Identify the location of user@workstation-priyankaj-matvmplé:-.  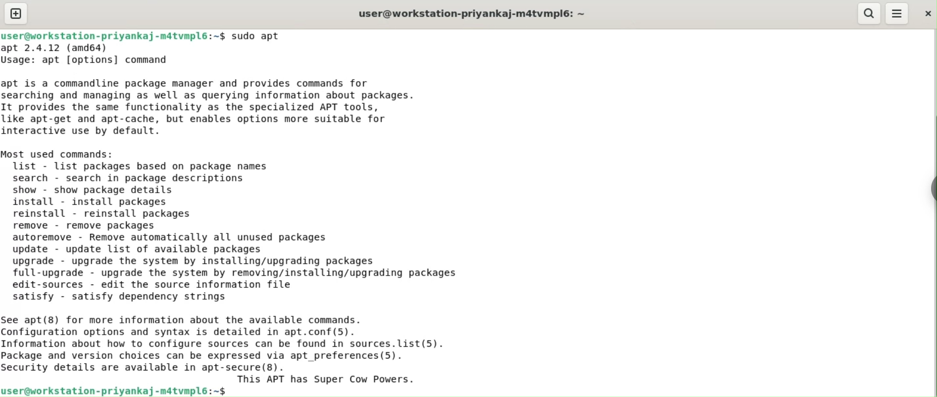
(107, 35).